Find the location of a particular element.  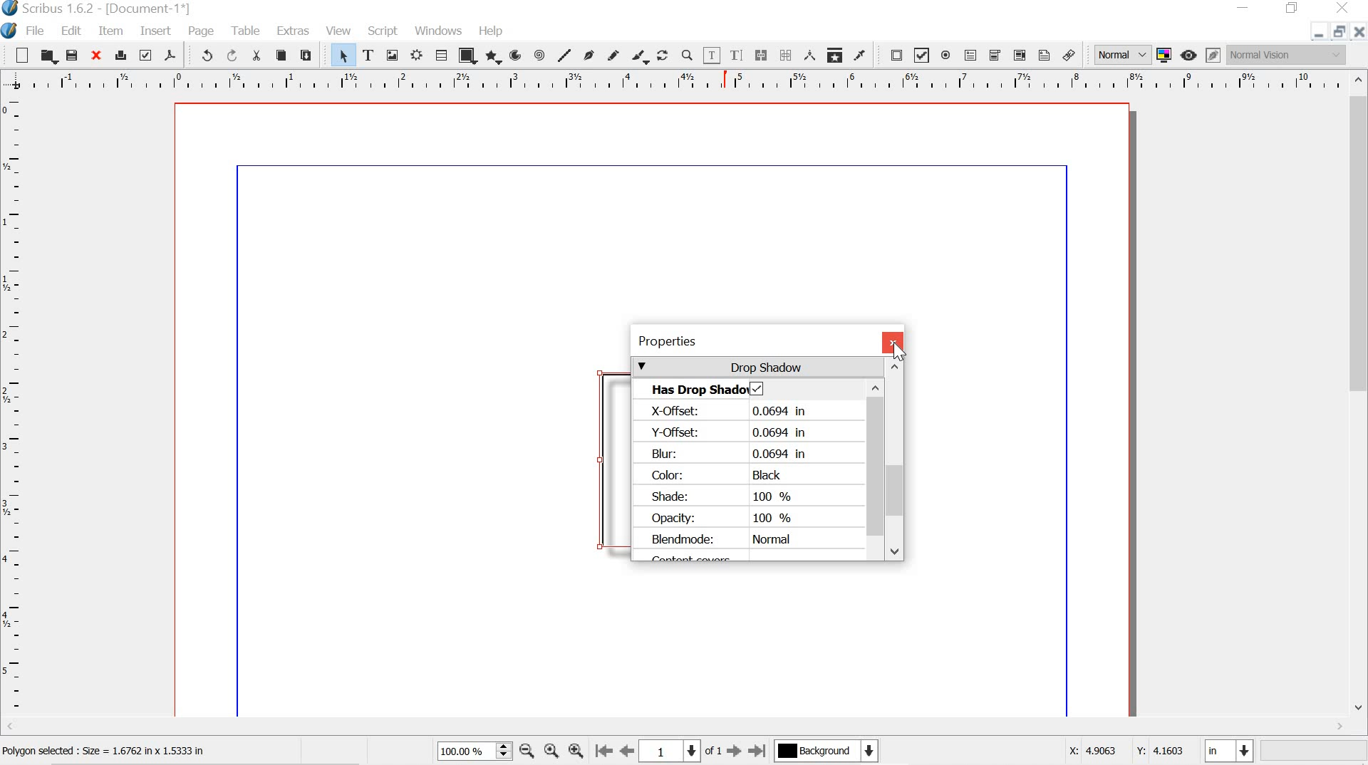

normal vision is located at coordinates (1287, 54).